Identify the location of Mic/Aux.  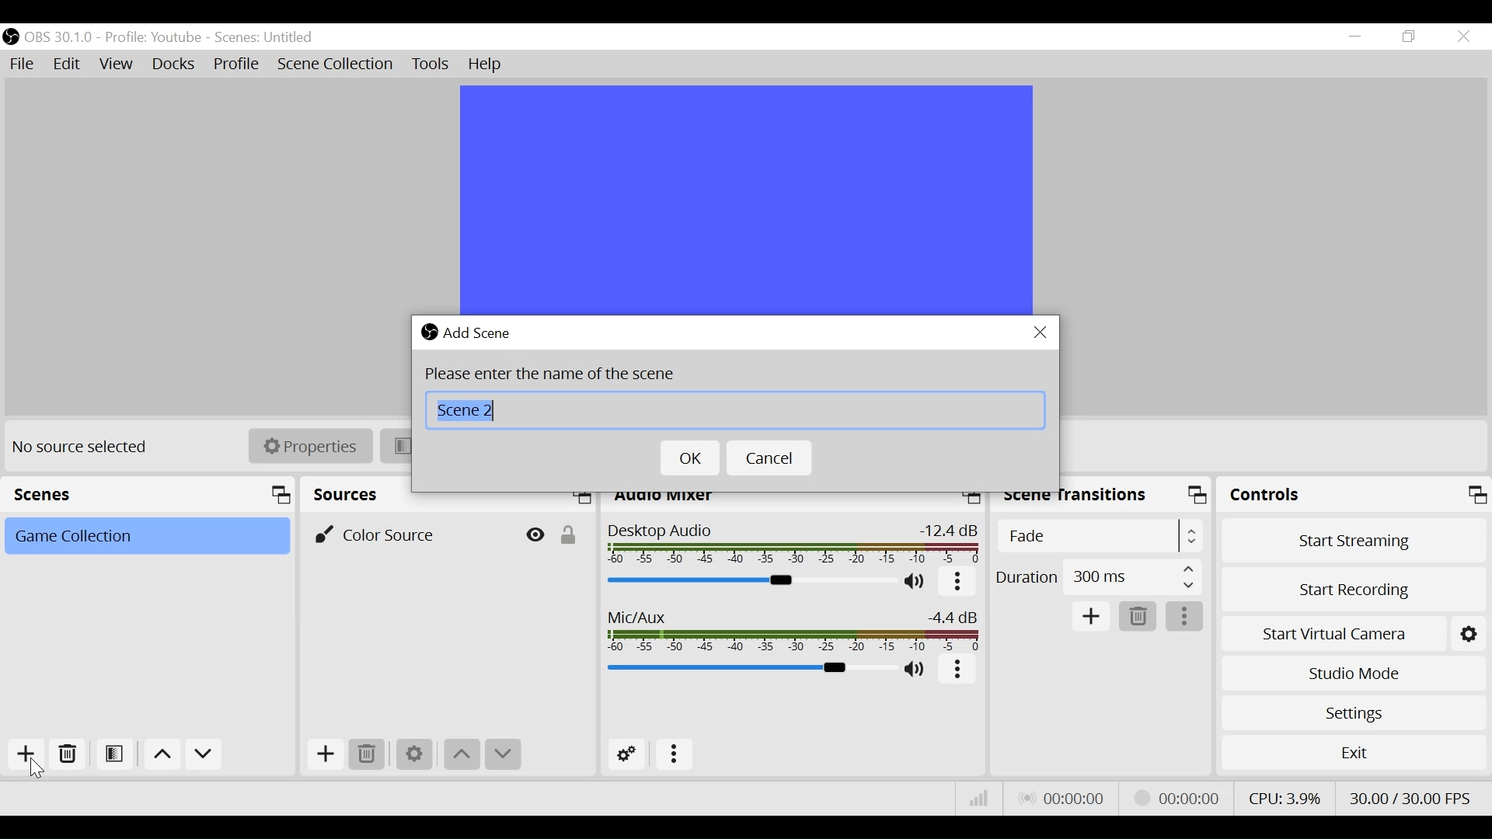
(795, 631).